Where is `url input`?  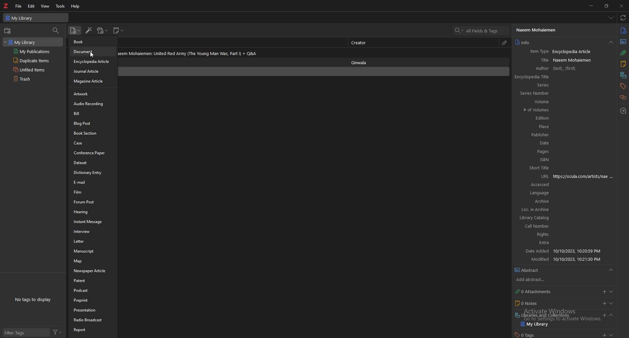
url input is located at coordinates (585, 176).